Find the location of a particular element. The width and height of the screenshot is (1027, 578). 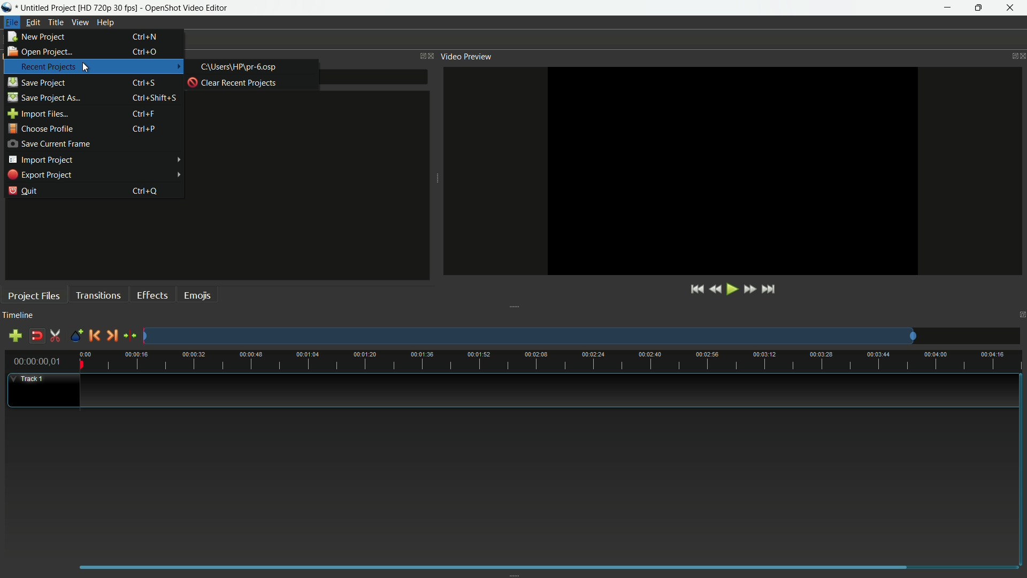

Edit is located at coordinates (33, 22).